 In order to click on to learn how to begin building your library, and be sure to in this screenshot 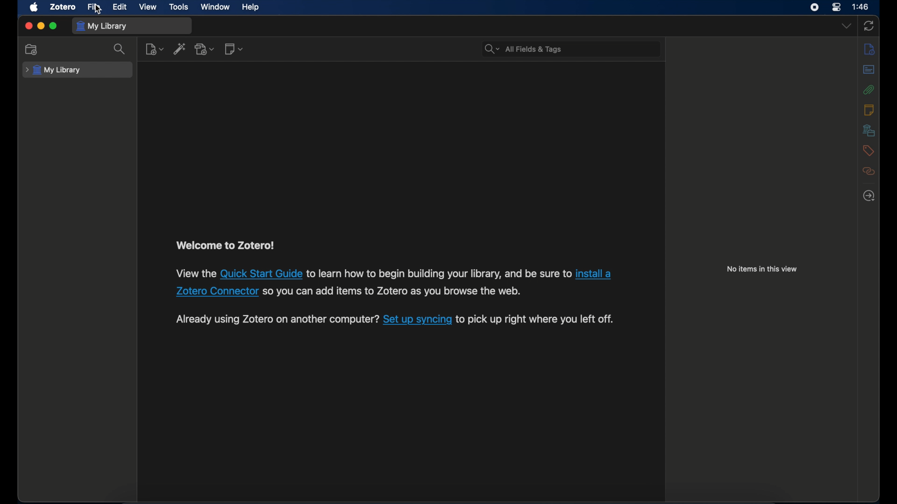, I will do `click(439, 273)`.